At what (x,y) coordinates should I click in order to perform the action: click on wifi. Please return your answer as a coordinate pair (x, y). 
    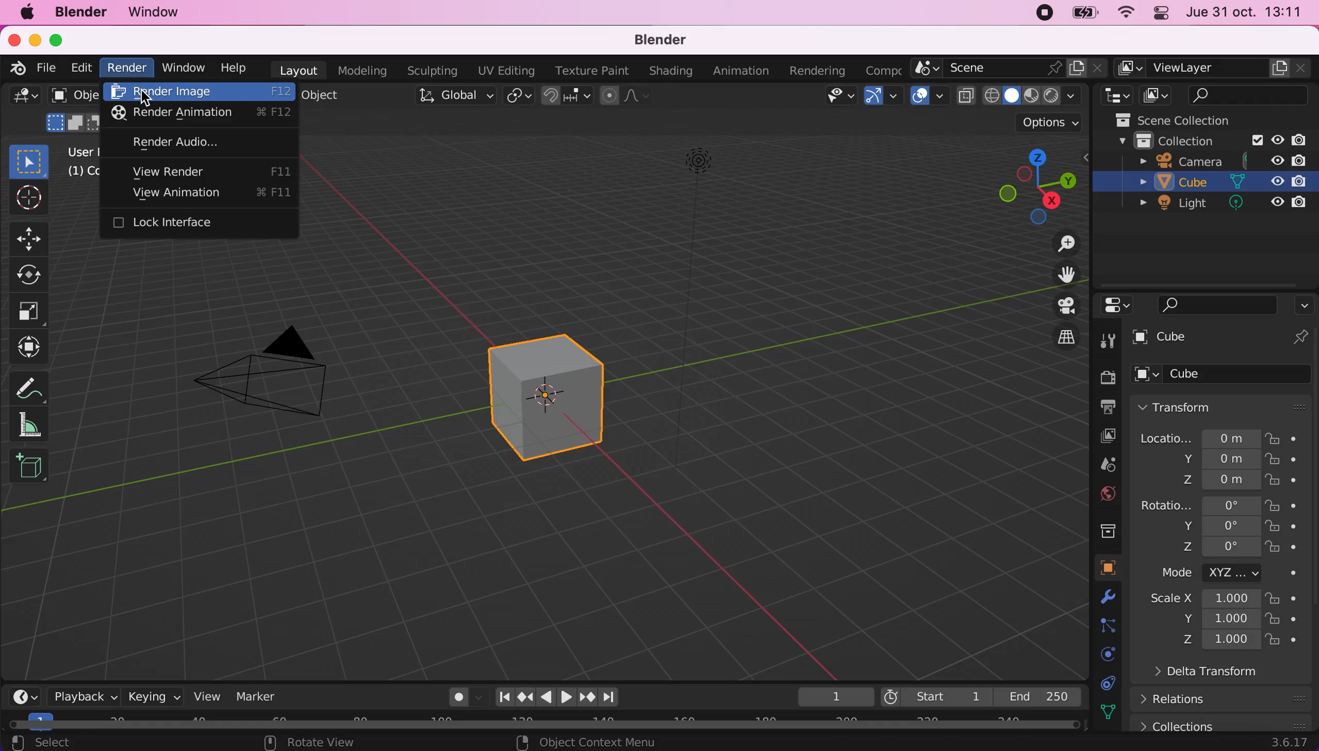
    Looking at the image, I should click on (1125, 17).